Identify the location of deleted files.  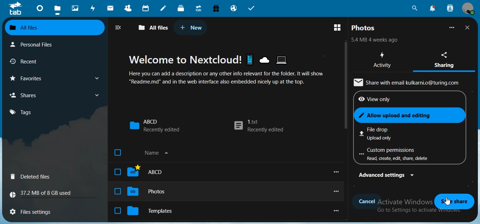
(32, 177).